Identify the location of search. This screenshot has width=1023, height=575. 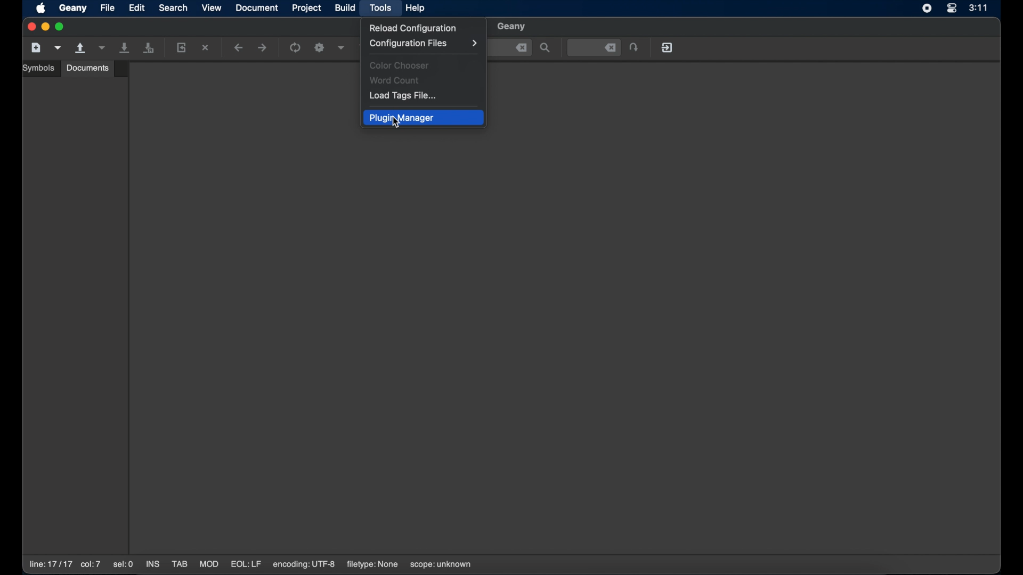
(173, 7).